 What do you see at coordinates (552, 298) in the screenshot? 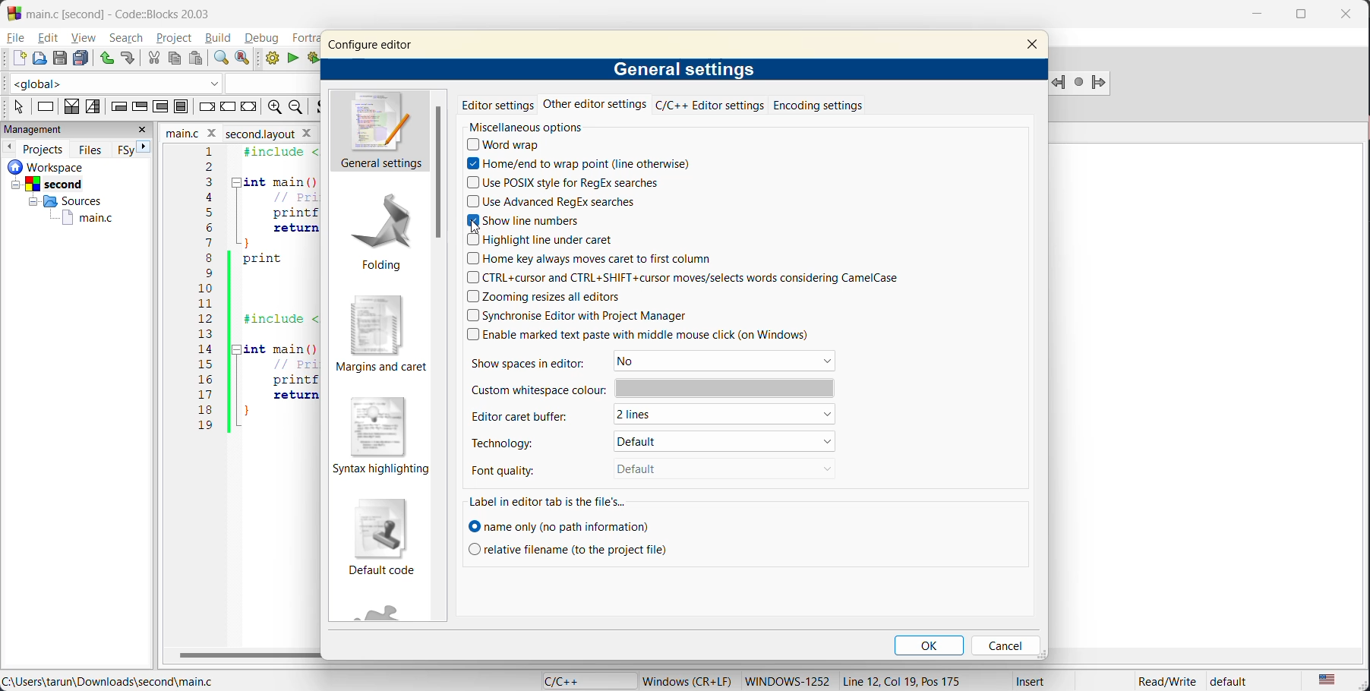
I see `zooming resizes all editors` at bounding box center [552, 298].